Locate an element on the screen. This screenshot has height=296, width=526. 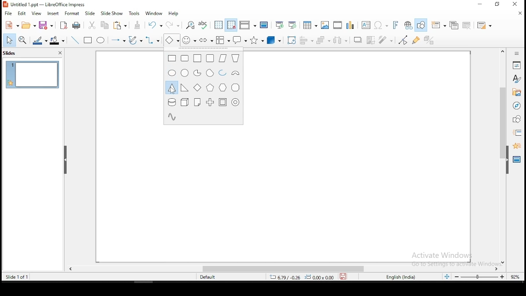
fontwork text is located at coordinates (393, 25).